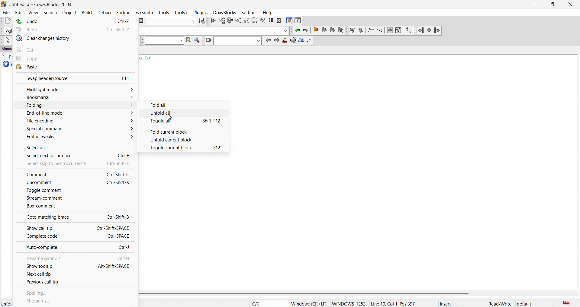 The image size is (580, 307). I want to click on debugging window, so click(289, 21).